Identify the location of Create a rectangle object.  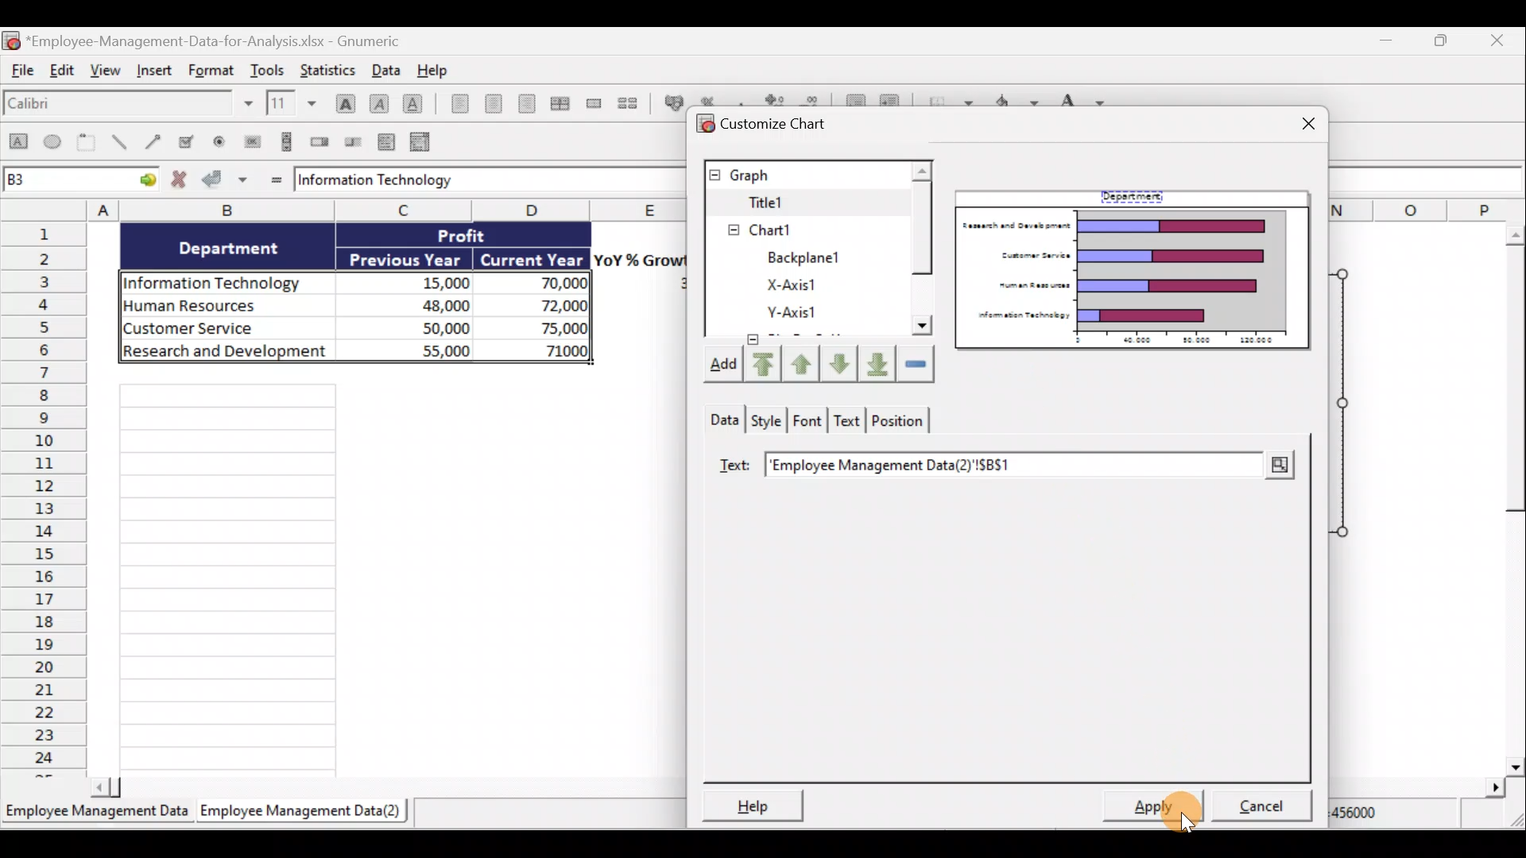
(17, 145).